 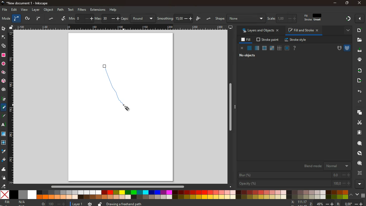 What do you see at coordinates (246, 40) in the screenshot?
I see `fill` at bounding box center [246, 40].